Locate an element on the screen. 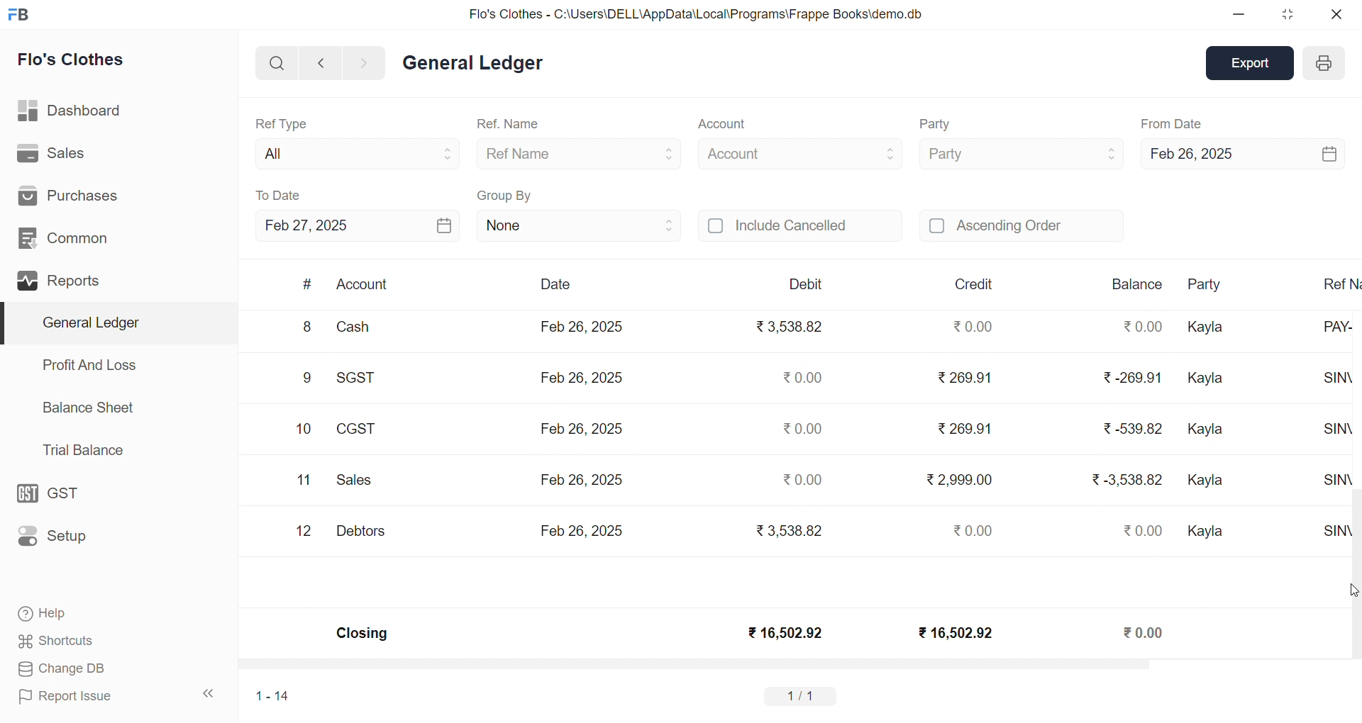 The width and height of the screenshot is (1362, 723). From Date is located at coordinates (1172, 123).